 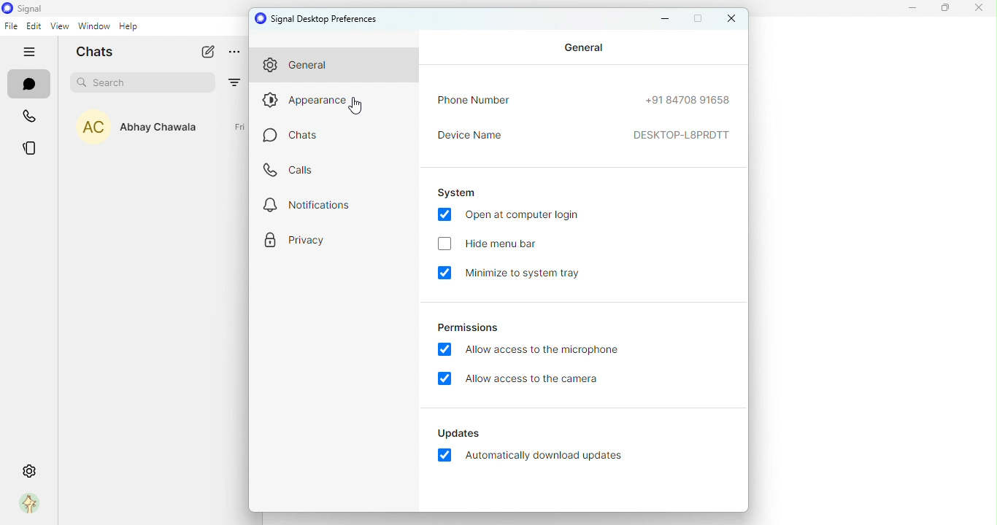 I want to click on minimize, so click(x=666, y=19).